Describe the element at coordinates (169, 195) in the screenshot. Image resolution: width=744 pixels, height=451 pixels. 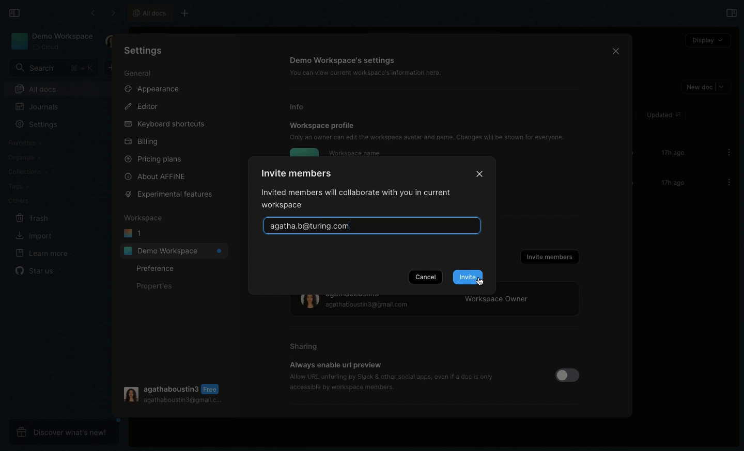
I see `Experimental features` at that location.